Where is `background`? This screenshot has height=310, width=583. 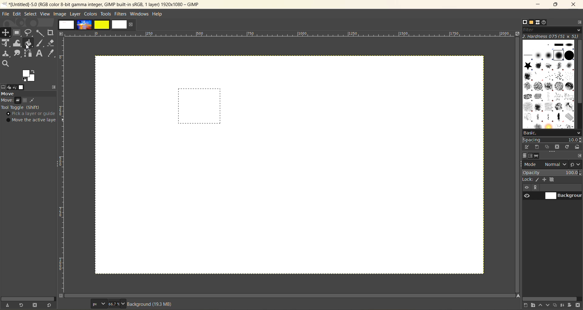
background is located at coordinates (563, 196).